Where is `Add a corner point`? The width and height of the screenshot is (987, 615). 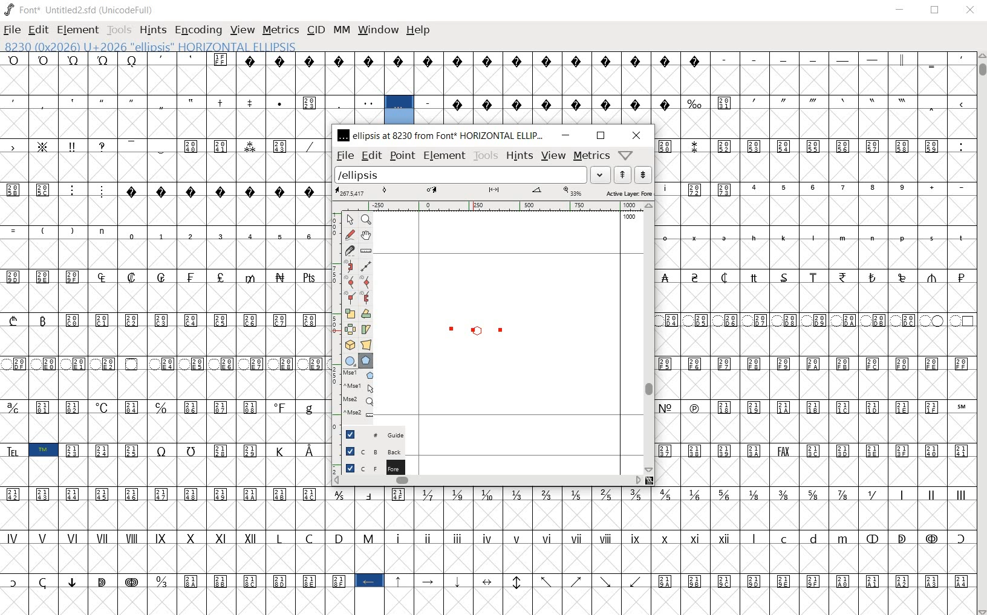 Add a corner point is located at coordinates (349, 297).